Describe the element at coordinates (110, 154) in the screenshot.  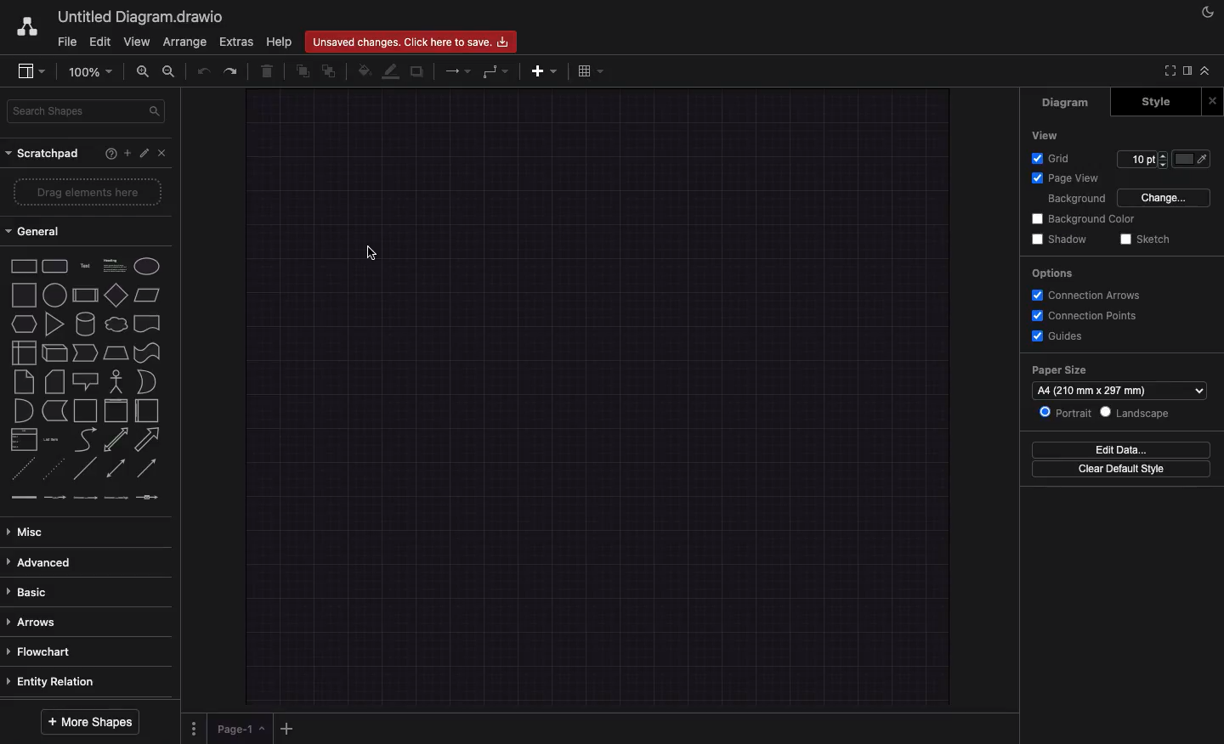
I see `Help` at that location.